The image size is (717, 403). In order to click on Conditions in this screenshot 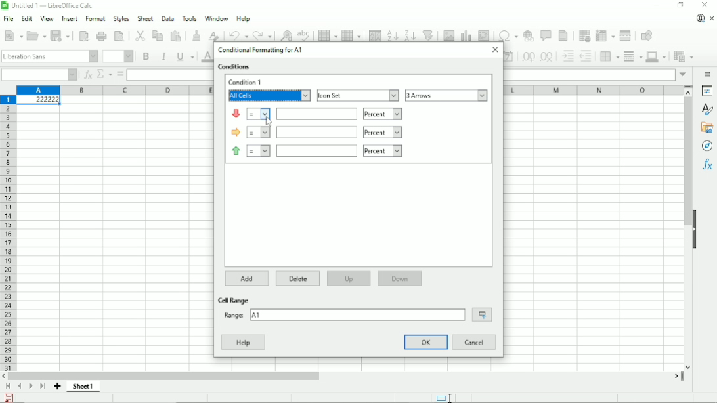, I will do `click(235, 67)`.